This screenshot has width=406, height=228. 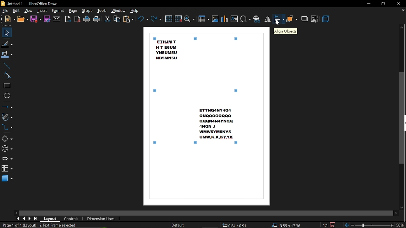 I want to click on previous page, so click(x=24, y=218).